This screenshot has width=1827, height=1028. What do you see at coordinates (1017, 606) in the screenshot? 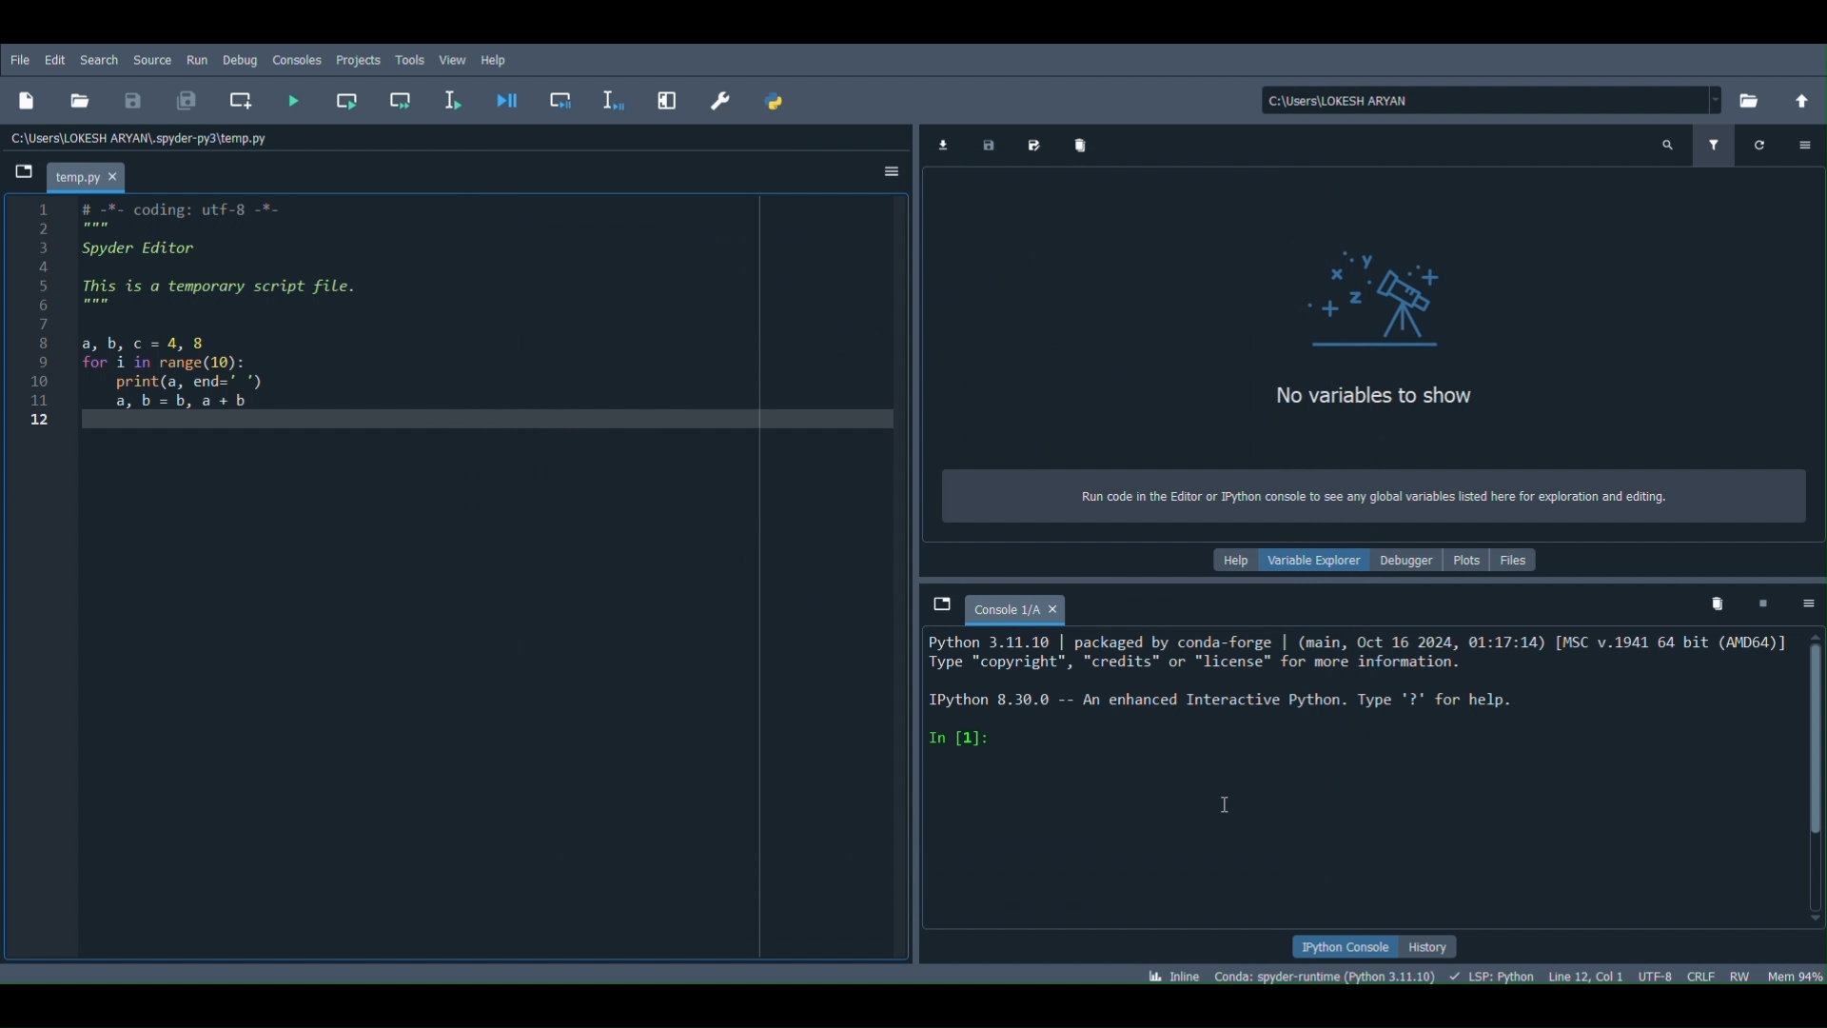
I see `Console` at bounding box center [1017, 606].